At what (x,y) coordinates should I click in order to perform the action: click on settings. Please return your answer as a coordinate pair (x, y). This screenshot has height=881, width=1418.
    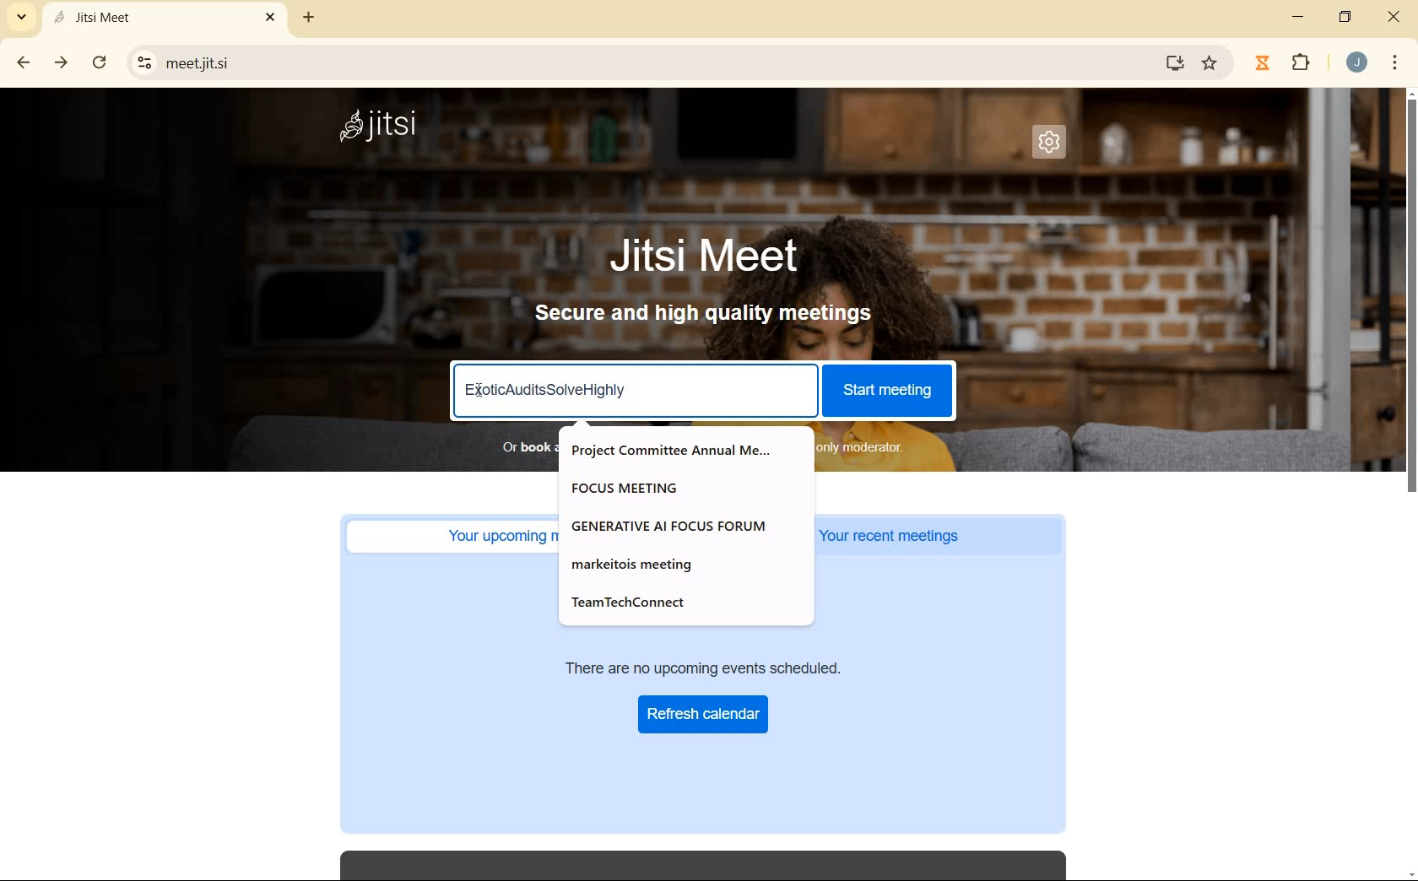
    Looking at the image, I should click on (1049, 143).